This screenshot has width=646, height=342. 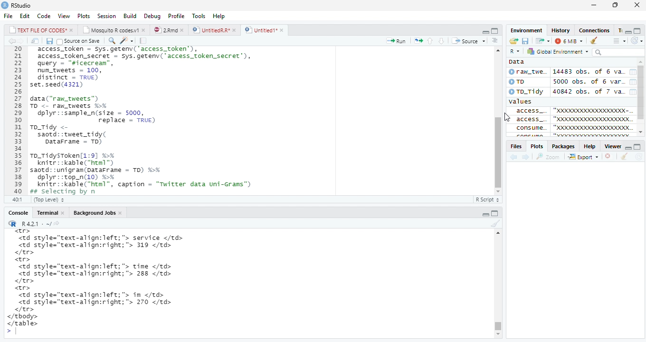 I want to click on Run, so click(x=396, y=40).